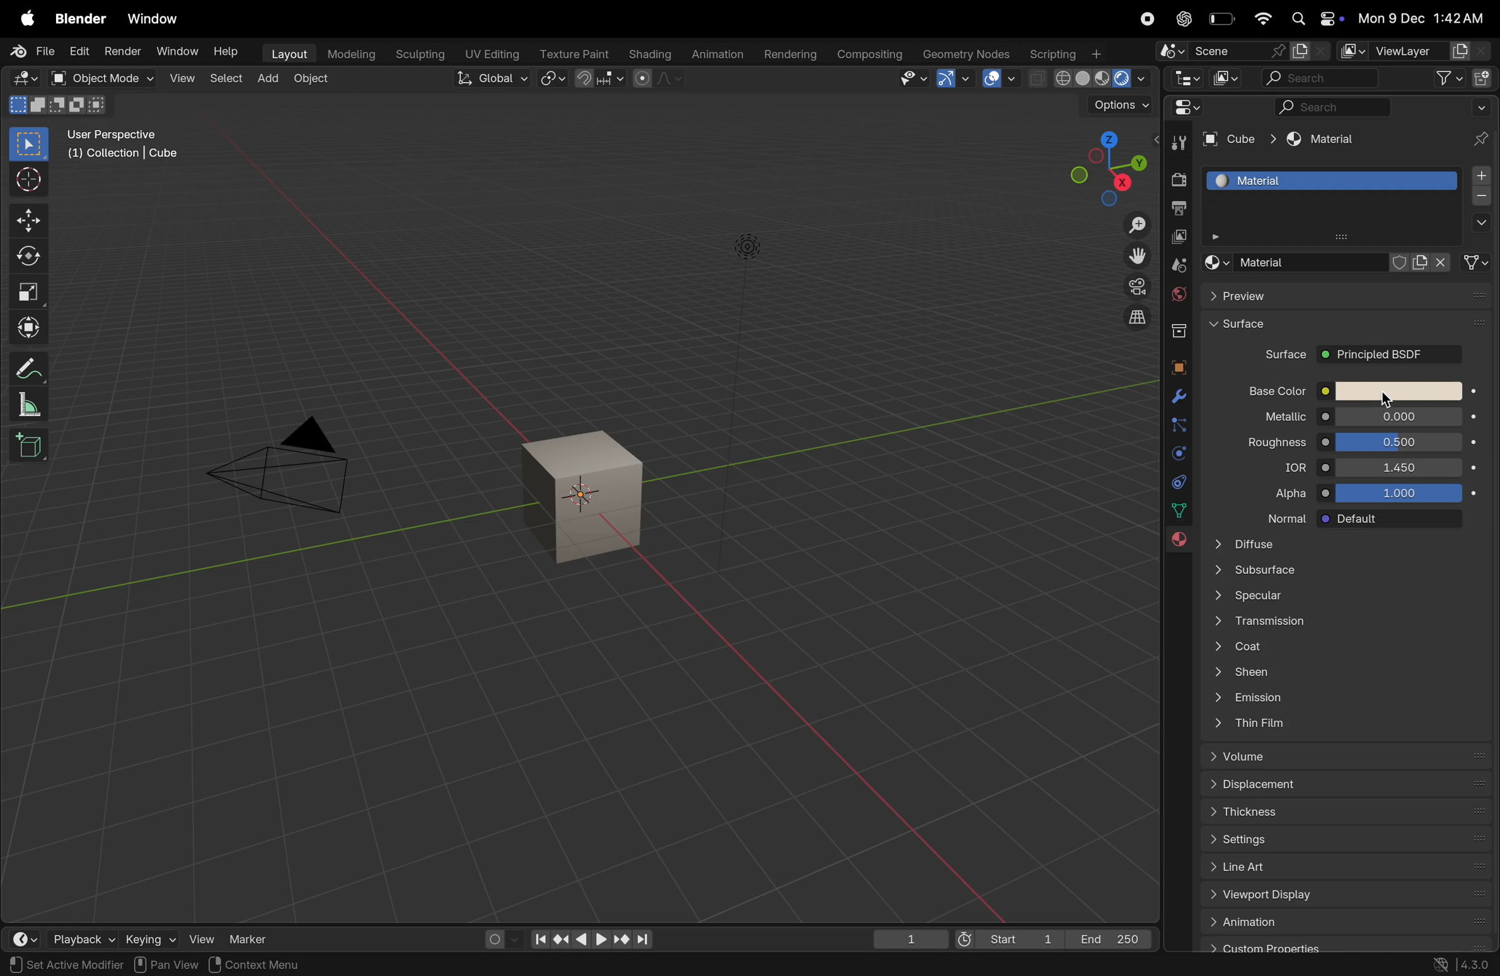 The image size is (1500, 976). What do you see at coordinates (1325, 106) in the screenshot?
I see `searcg` at bounding box center [1325, 106].